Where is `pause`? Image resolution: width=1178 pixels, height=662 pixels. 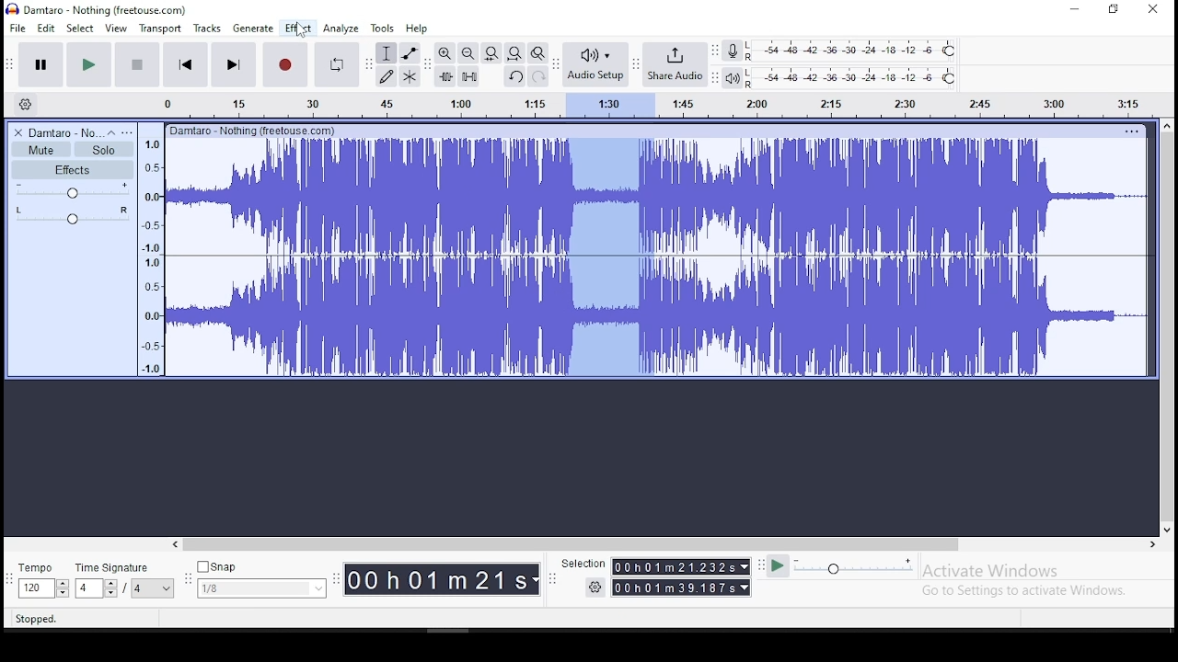
pause is located at coordinates (42, 65).